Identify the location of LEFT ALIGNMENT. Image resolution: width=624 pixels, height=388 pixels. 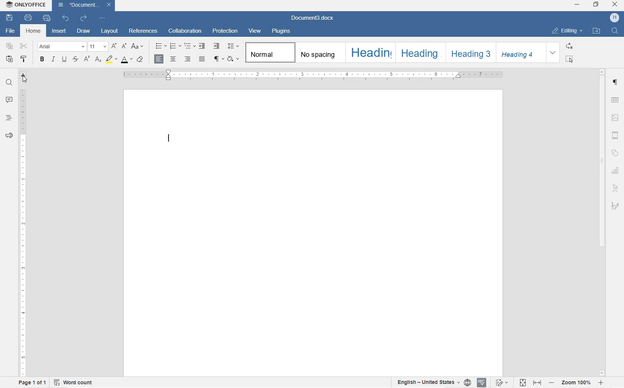
(159, 59).